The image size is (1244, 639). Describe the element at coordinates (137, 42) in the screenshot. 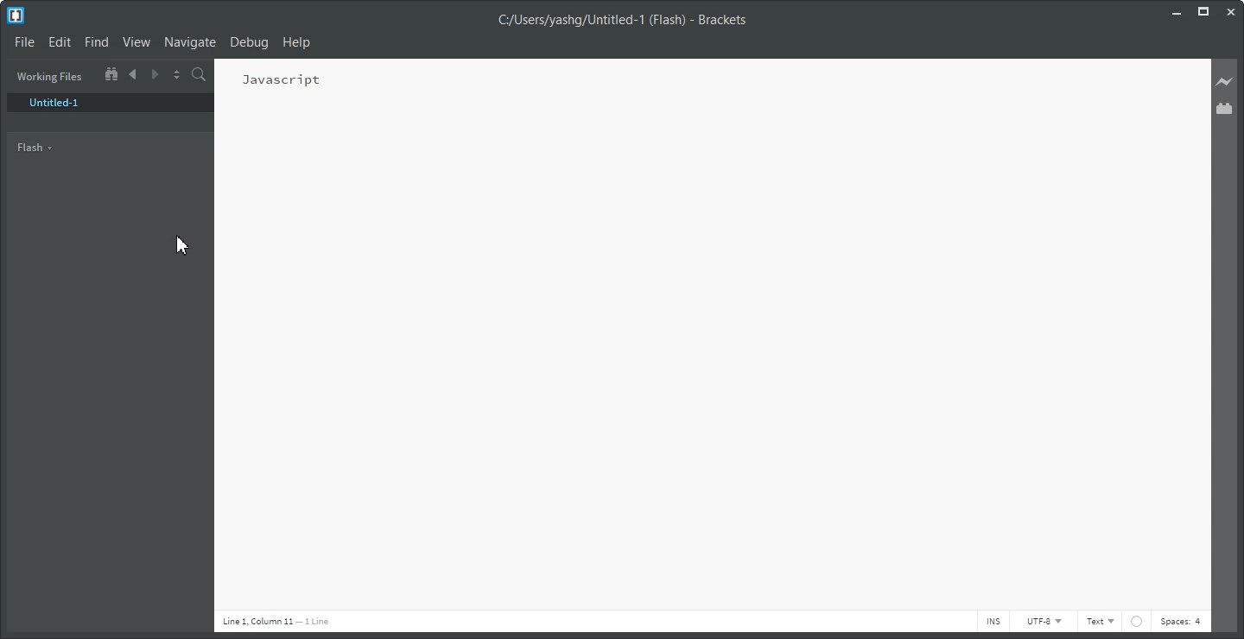

I see `View` at that location.